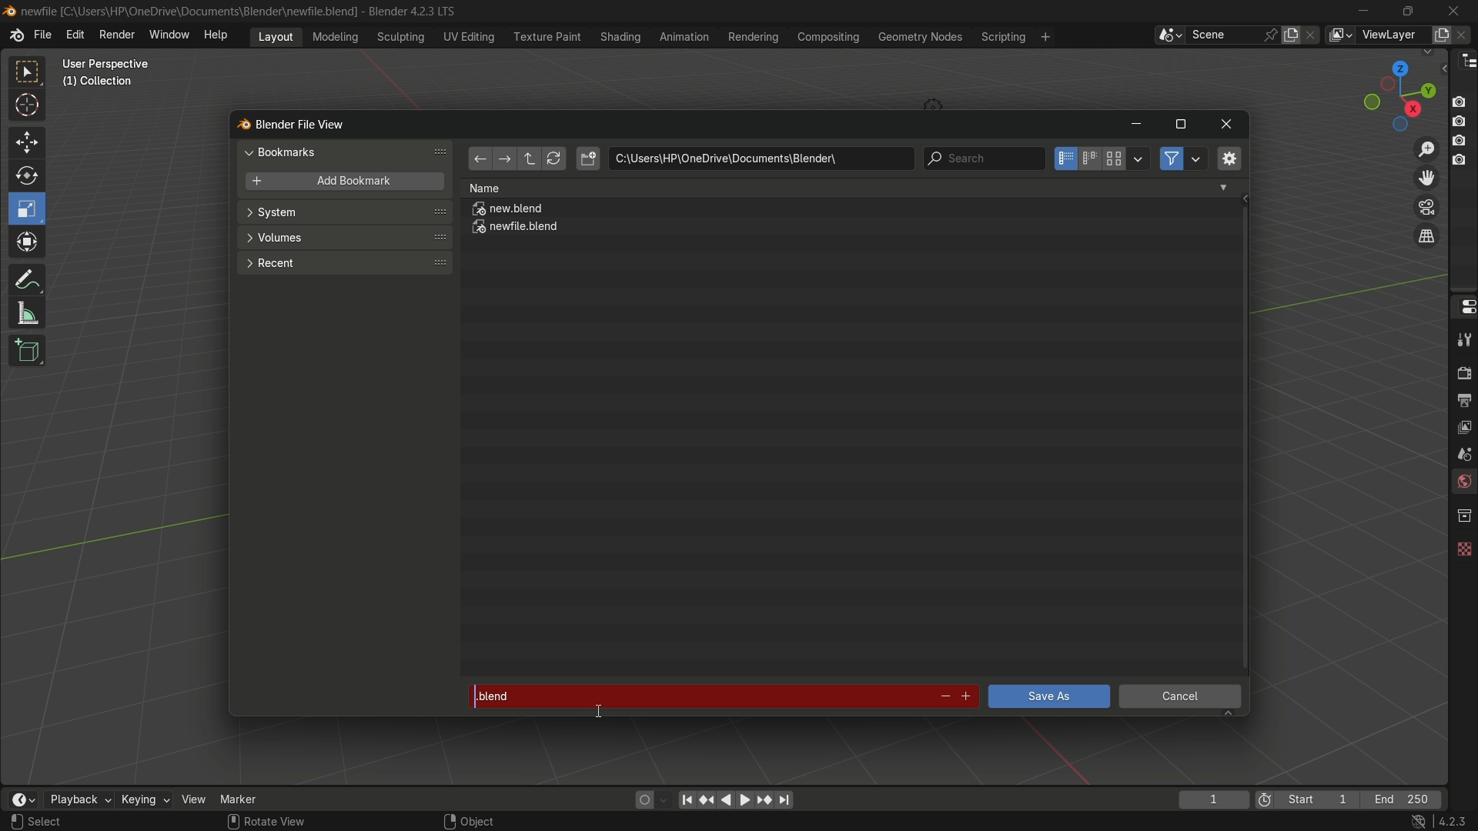 This screenshot has width=1478, height=831. What do you see at coordinates (75, 35) in the screenshot?
I see `edit menu` at bounding box center [75, 35].